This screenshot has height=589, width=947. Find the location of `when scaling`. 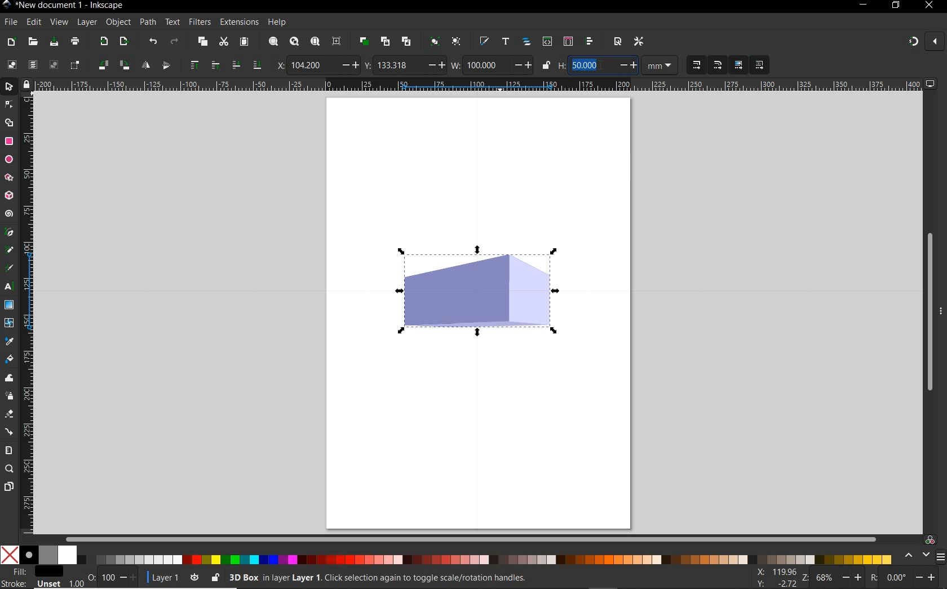

when scaling is located at coordinates (718, 65).